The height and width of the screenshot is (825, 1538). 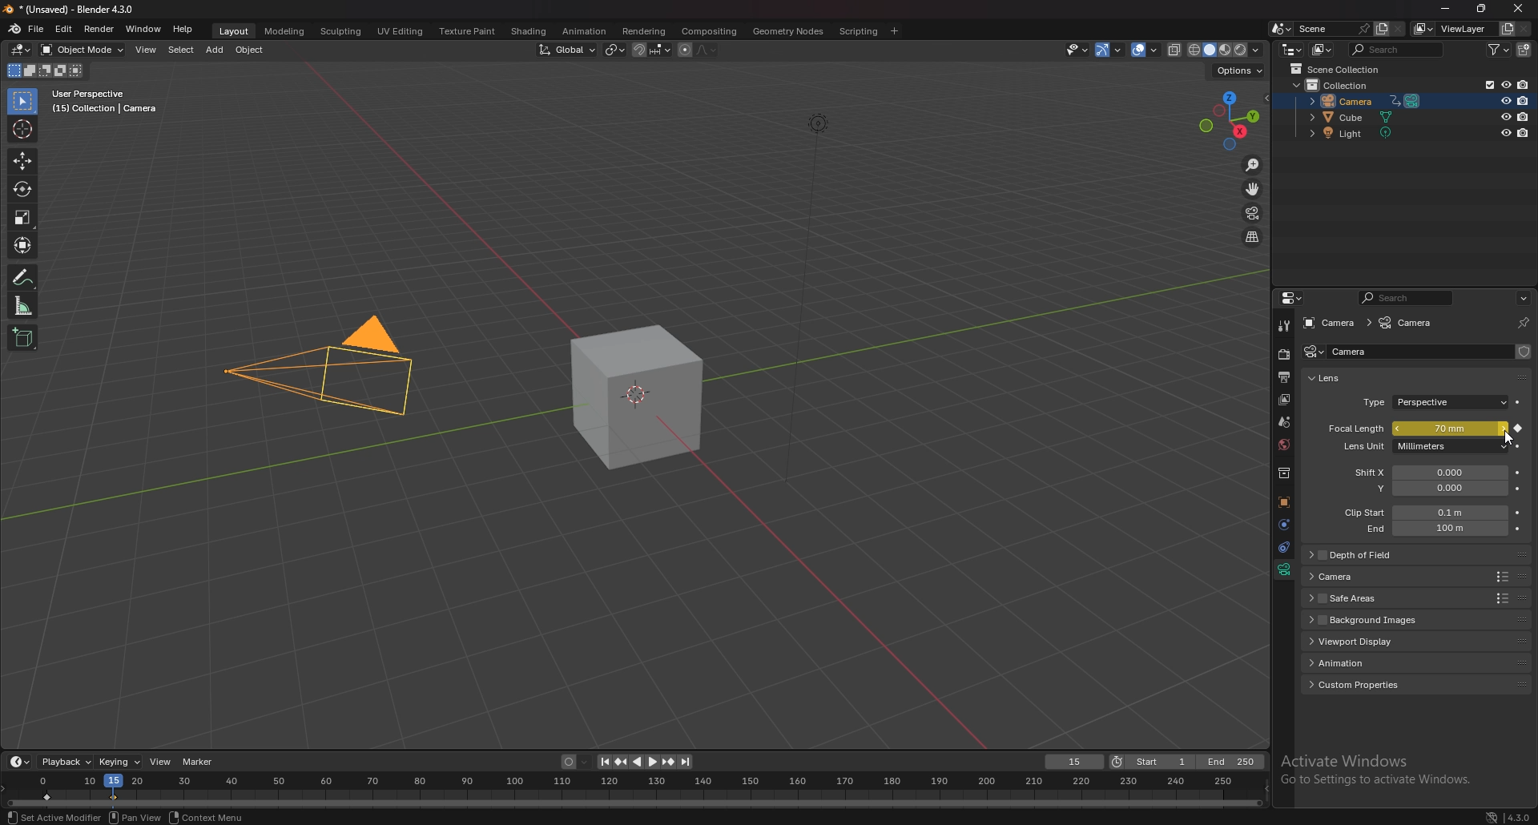 What do you see at coordinates (682, 50) in the screenshot?
I see `proportional editing objects` at bounding box center [682, 50].